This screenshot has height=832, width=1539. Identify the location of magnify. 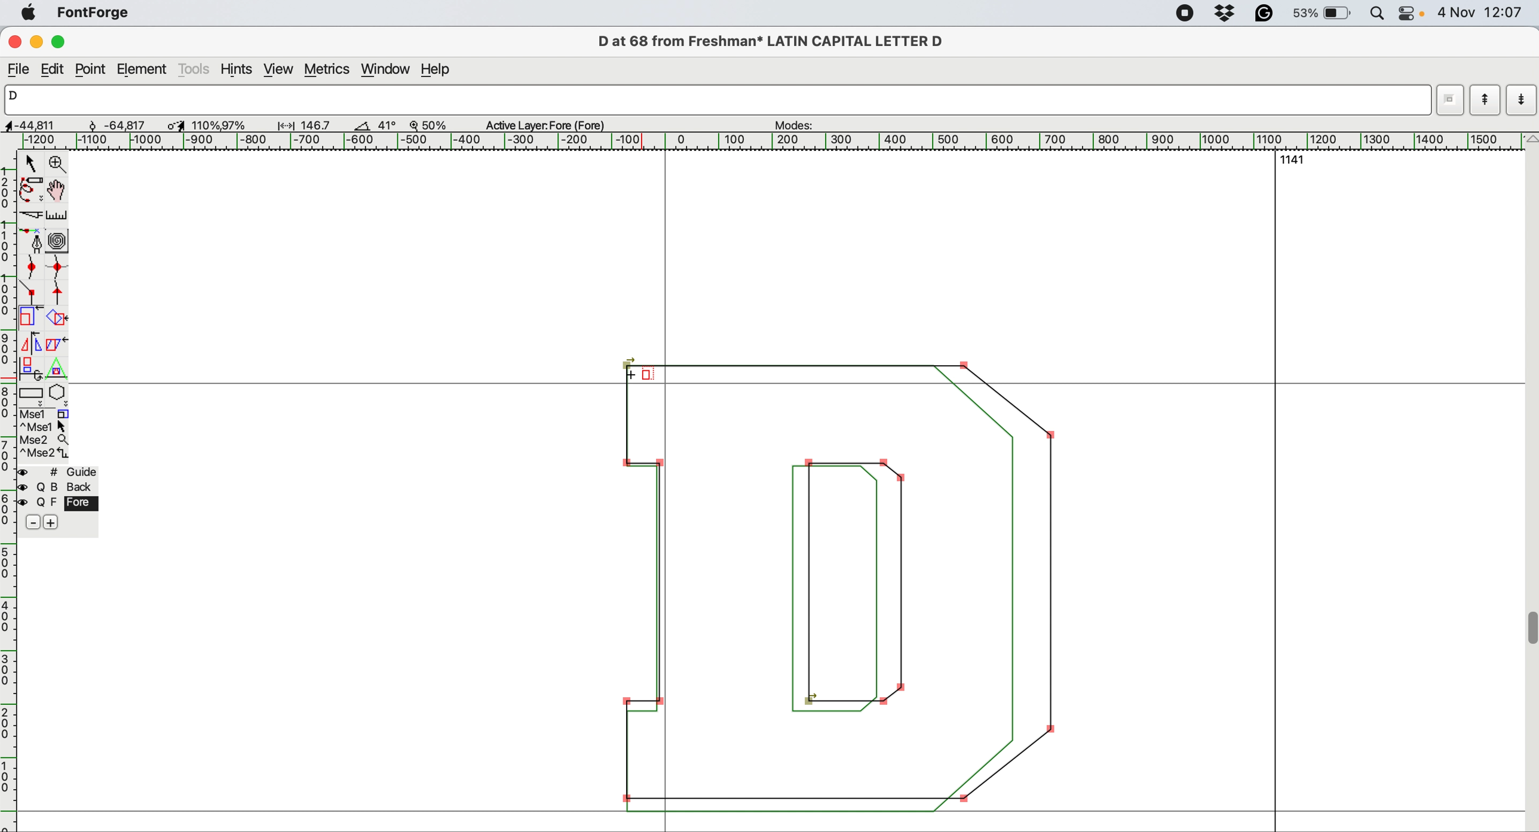
(57, 164).